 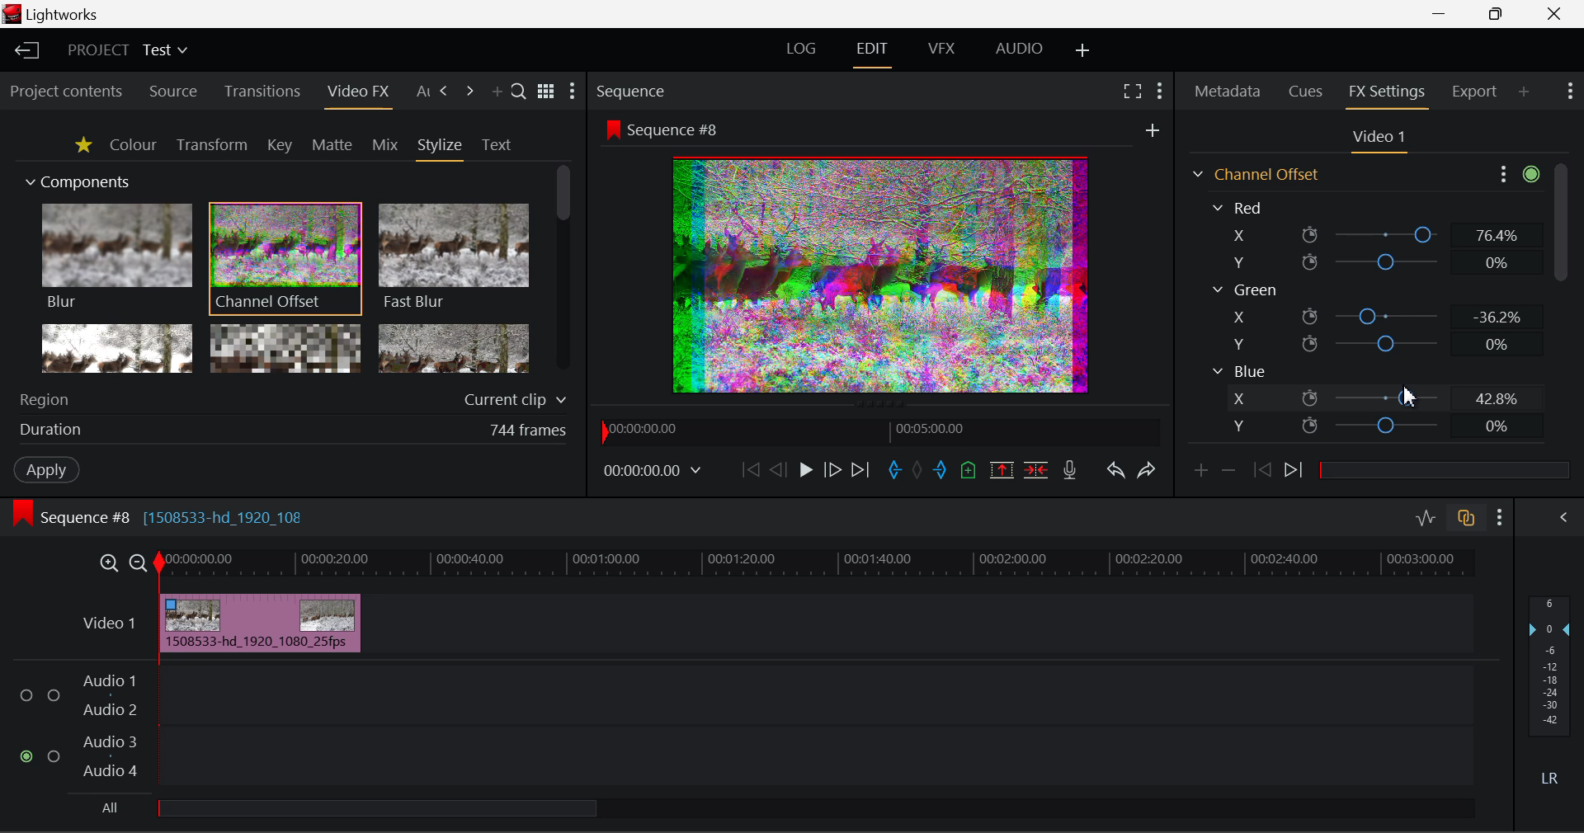 I want to click on Transitions, so click(x=261, y=91).